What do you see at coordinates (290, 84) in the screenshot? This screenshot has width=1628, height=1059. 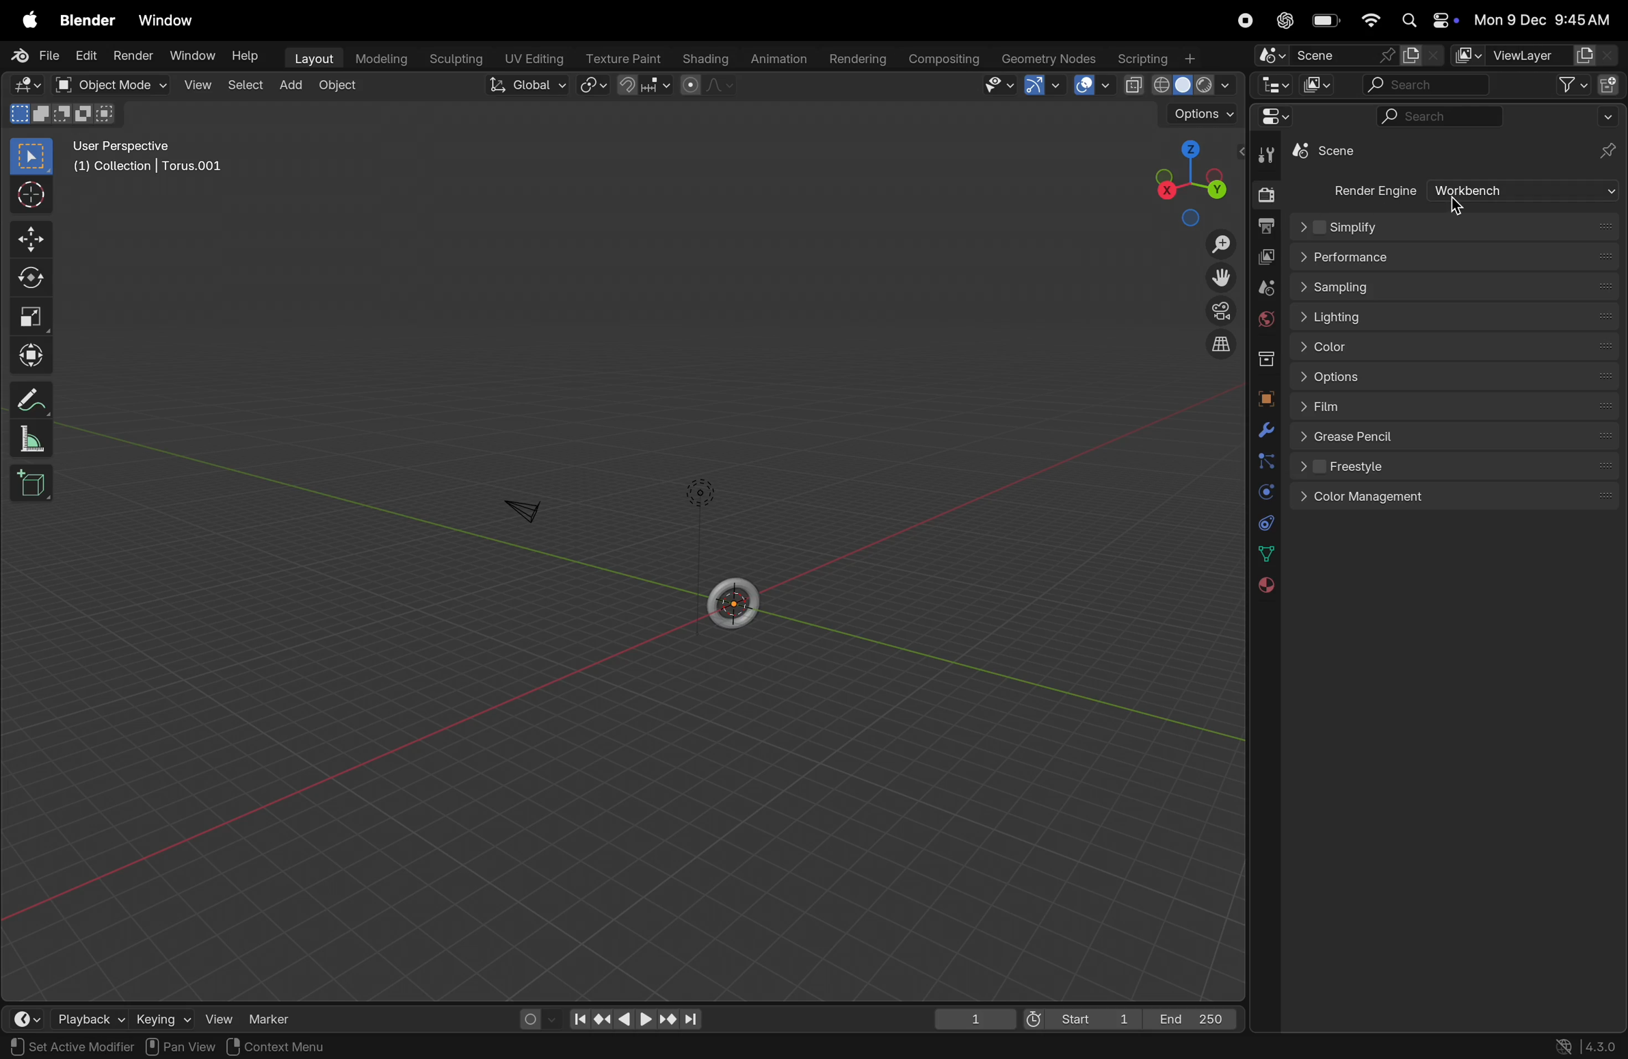 I see `add` at bounding box center [290, 84].